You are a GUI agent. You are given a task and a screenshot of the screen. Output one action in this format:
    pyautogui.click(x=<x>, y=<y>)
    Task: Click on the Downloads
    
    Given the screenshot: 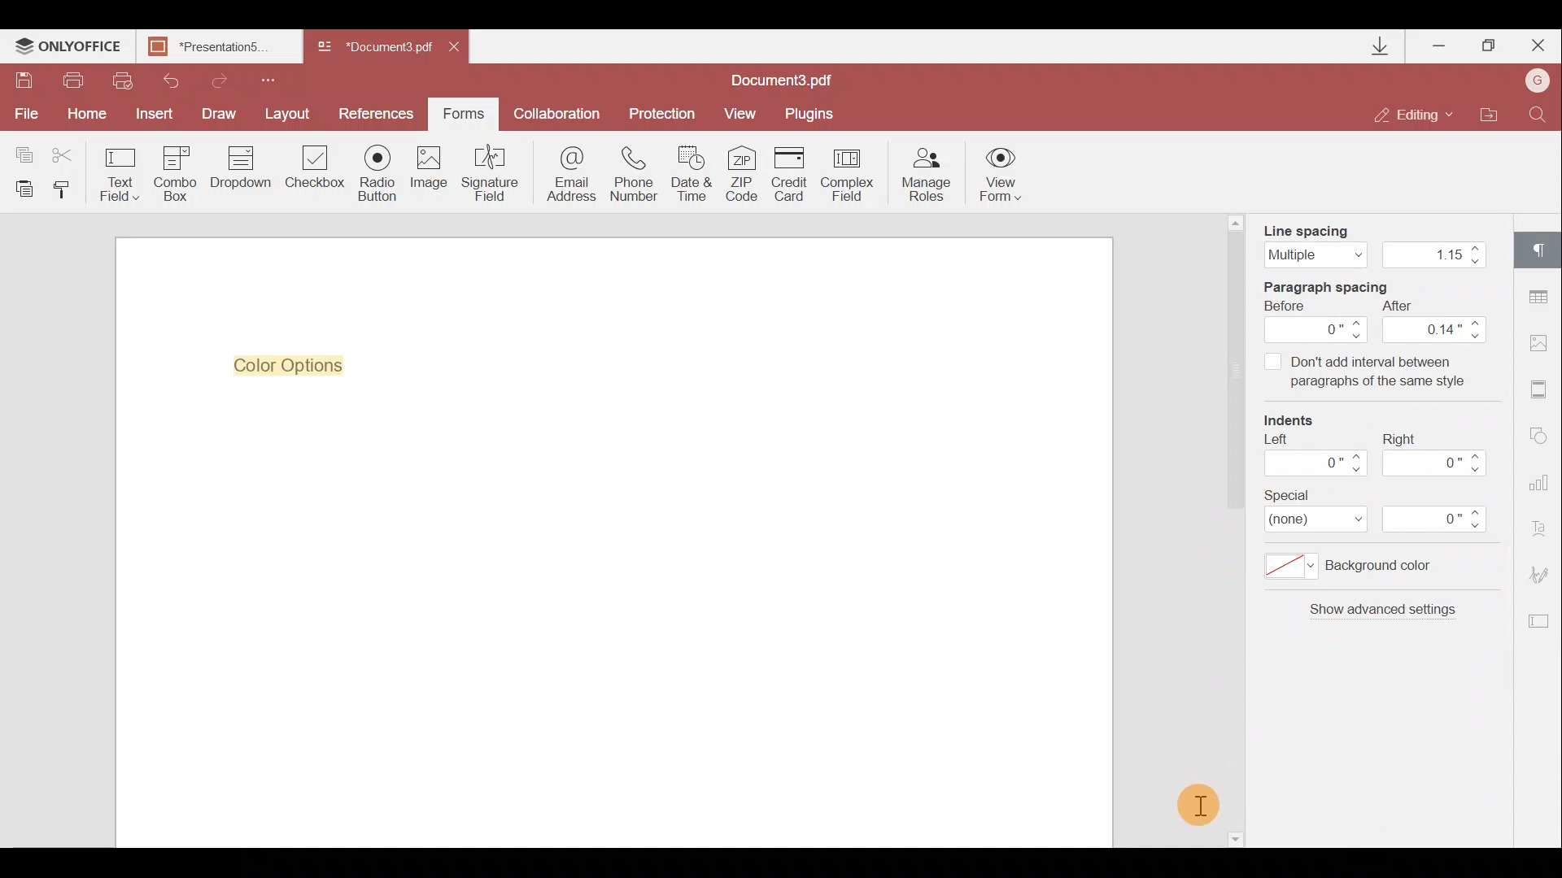 What is the action you would take?
    pyautogui.click(x=1383, y=46)
    